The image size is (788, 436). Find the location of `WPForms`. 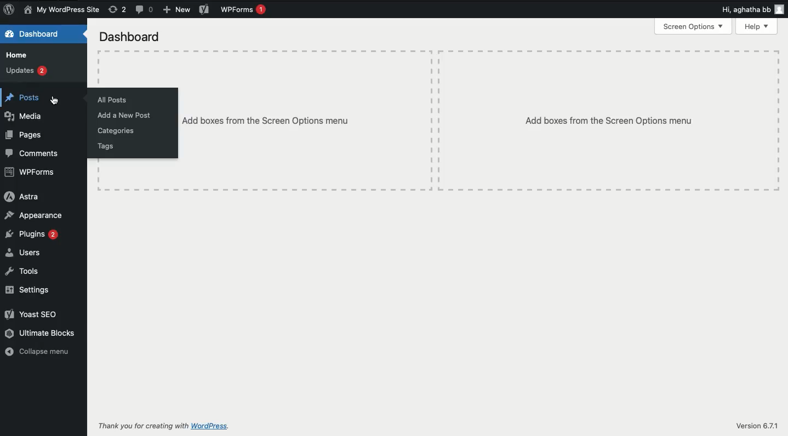

WPForms is located at coordinates (243, 10).